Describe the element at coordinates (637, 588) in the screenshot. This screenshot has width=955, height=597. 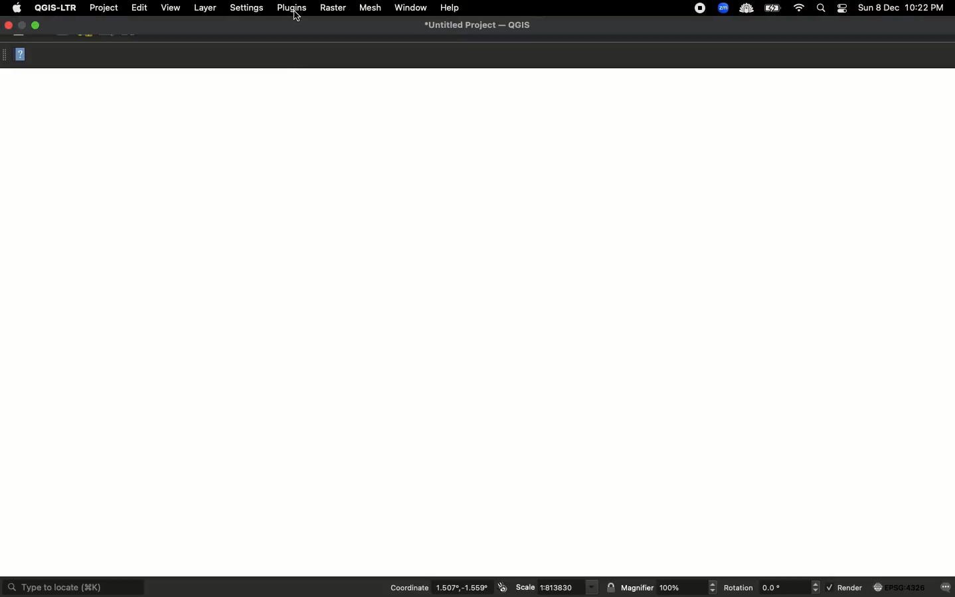
I see `Magnifier` at that location.